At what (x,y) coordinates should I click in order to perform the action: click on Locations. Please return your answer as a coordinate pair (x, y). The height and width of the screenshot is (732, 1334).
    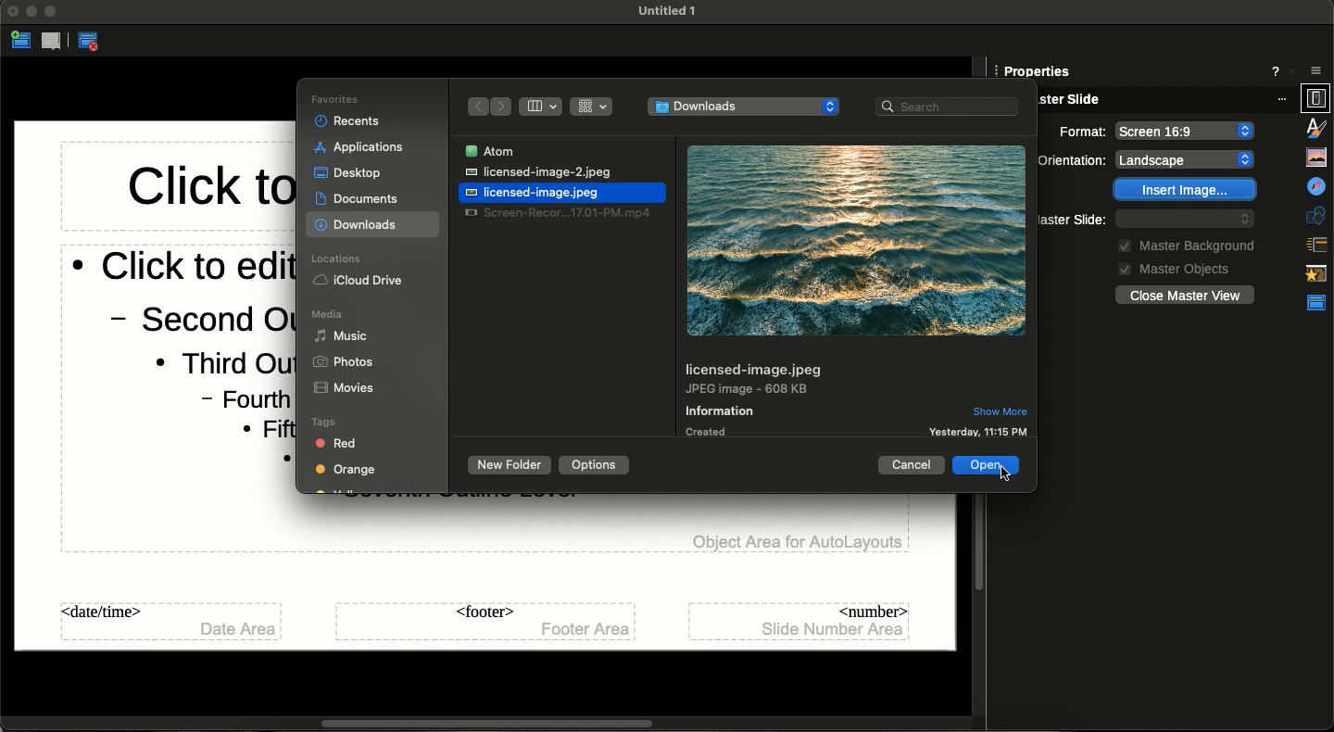
    Looking at the image, I should click on (334, 258).